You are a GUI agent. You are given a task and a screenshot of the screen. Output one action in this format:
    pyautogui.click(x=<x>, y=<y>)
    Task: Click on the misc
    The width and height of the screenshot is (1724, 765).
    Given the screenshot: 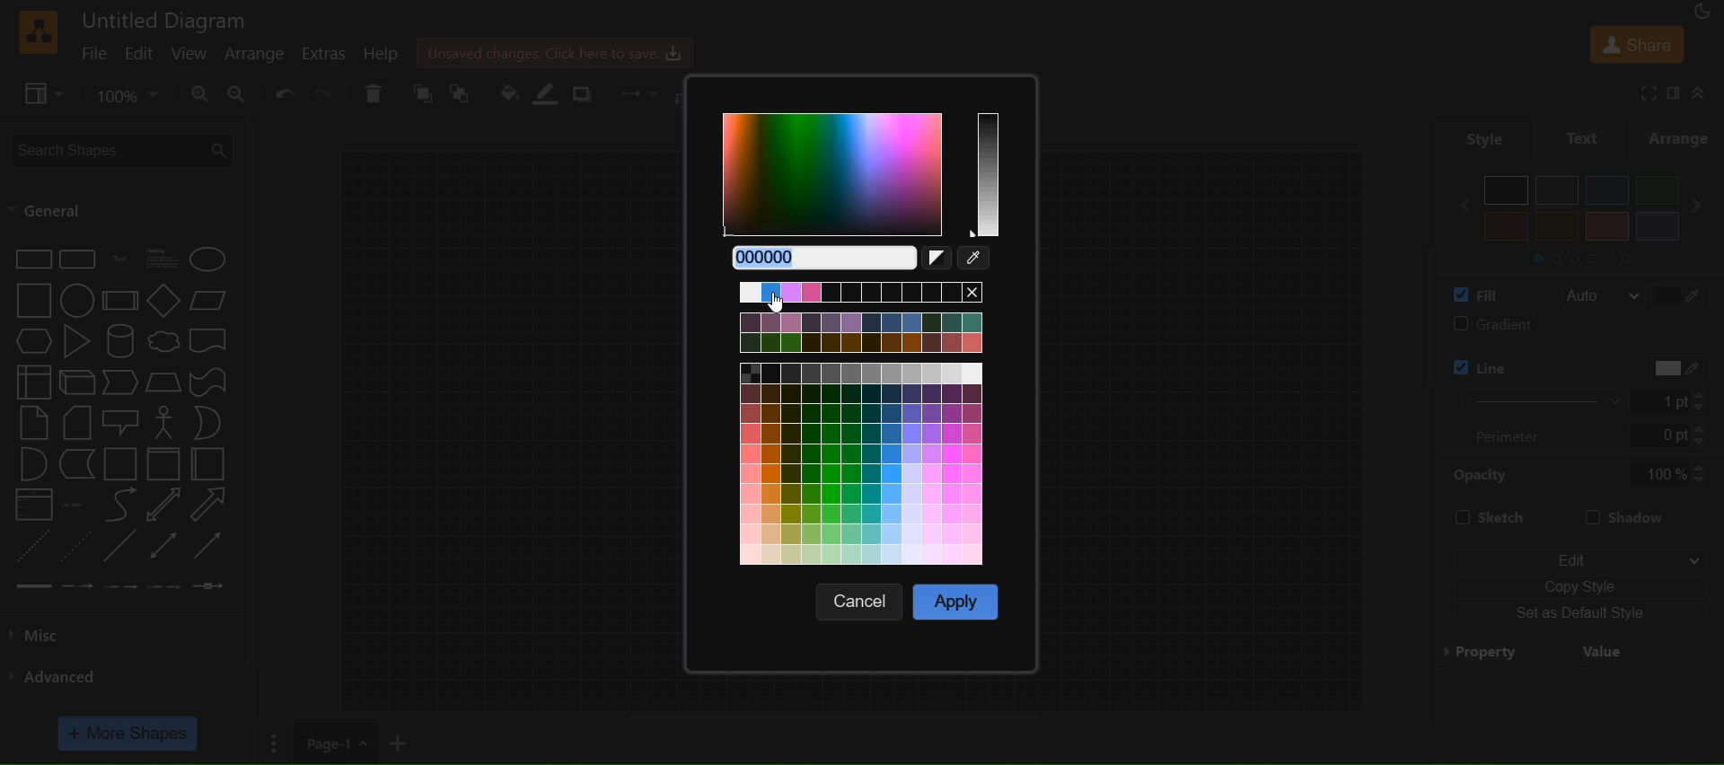 What is the action you would take?
    pyautogui.click(x=56, y=632)
    